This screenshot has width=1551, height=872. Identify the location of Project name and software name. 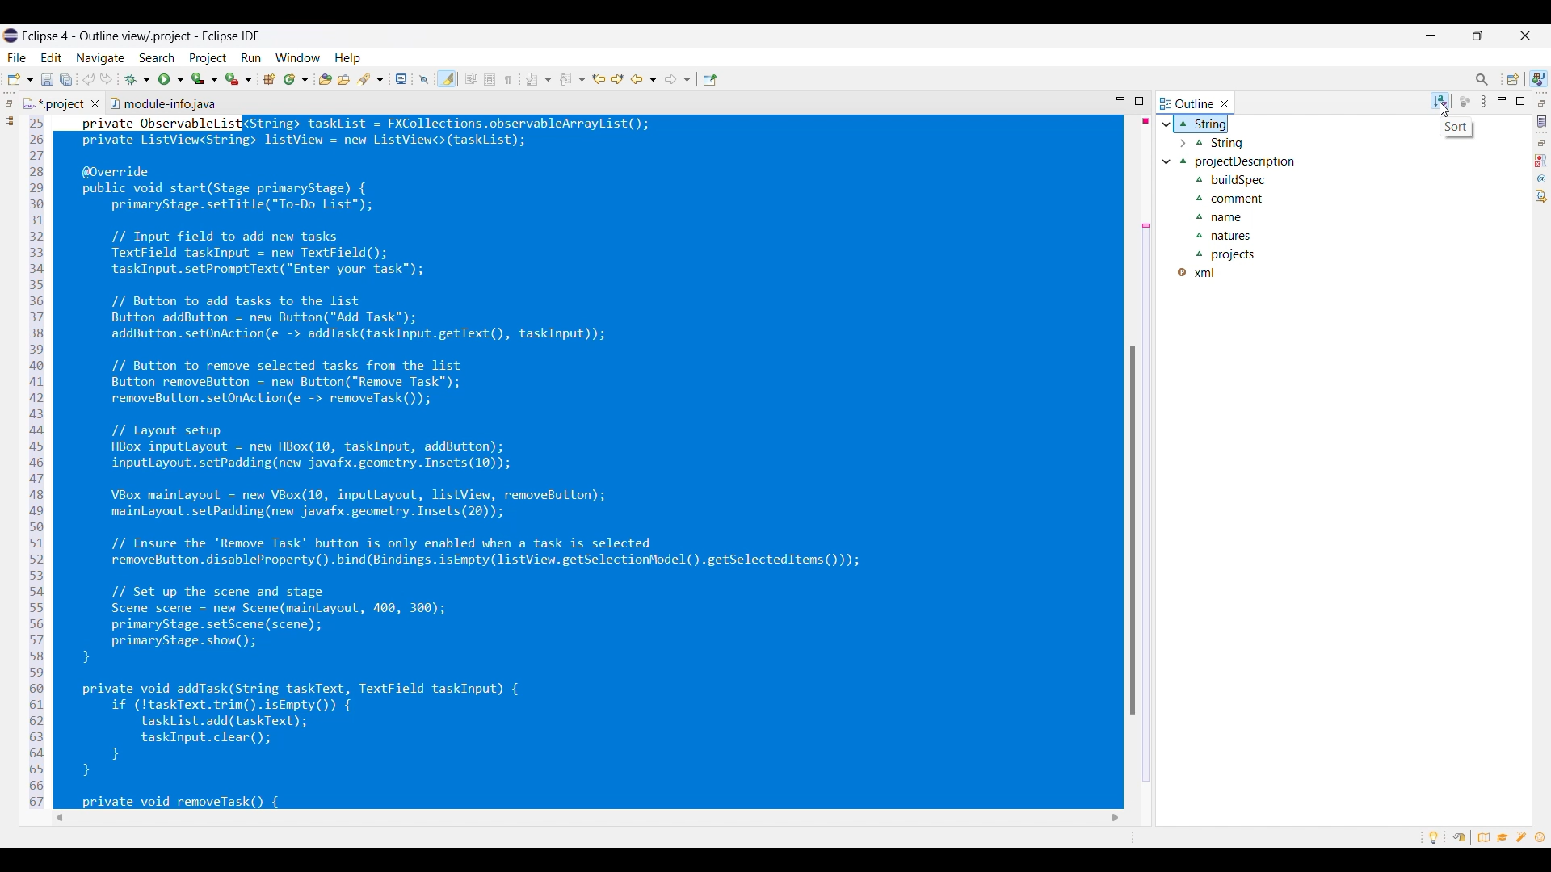
(142, 36).